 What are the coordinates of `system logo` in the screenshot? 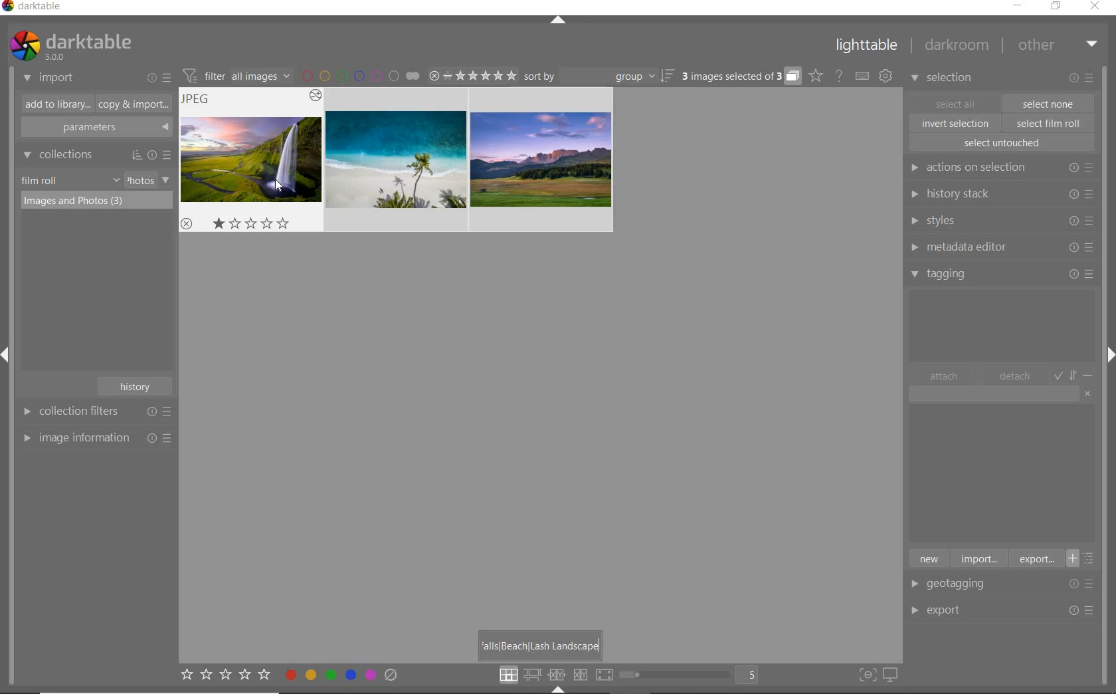 It's located at (70, 46).